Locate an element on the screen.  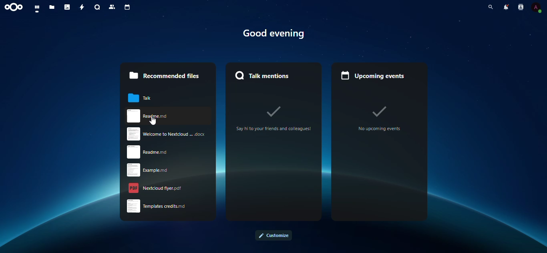
recommended files is located at coordinates (163, 75).